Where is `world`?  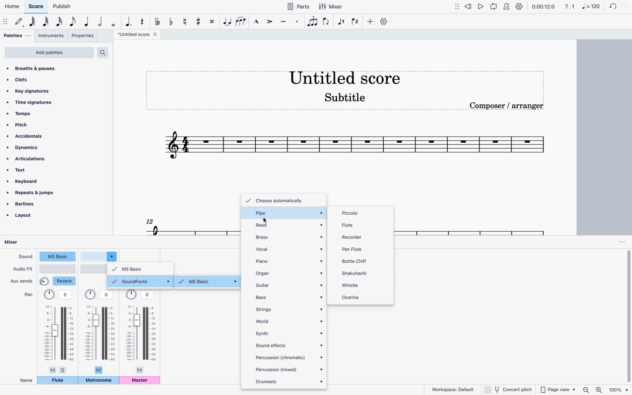 world is located at coordinates (290, 320).